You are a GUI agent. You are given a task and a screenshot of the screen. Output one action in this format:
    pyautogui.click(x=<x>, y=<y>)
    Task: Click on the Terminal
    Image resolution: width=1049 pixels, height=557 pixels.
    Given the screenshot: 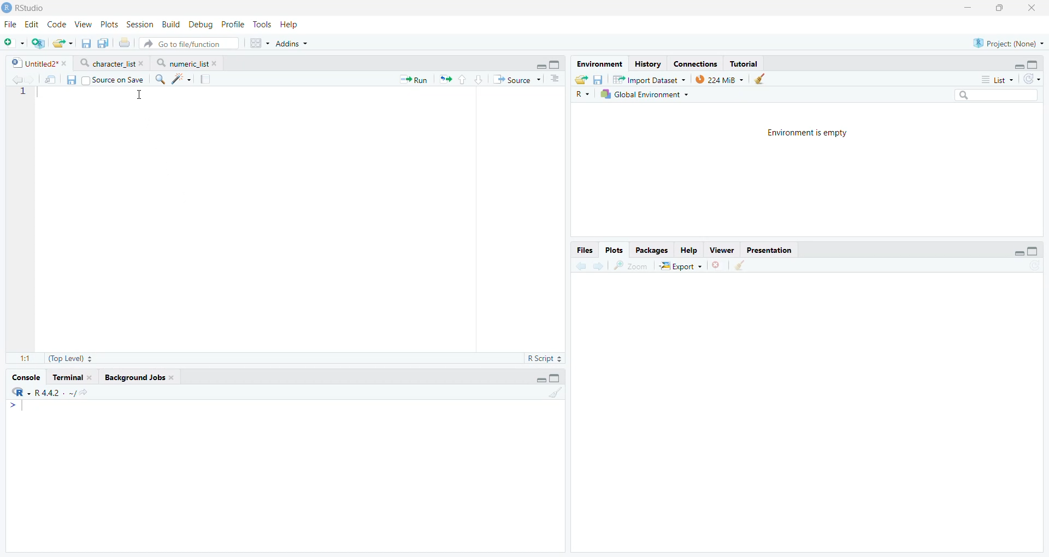 What is the action you would take?
    pyautogui.click(x=72, y=378)
    